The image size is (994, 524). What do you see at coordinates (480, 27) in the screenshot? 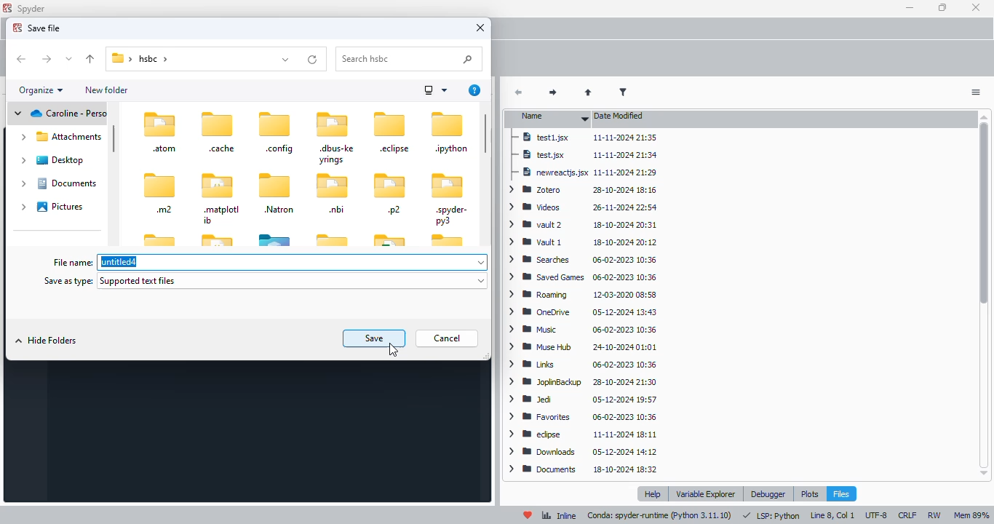
I see `close` at bounding box center [480, 27].